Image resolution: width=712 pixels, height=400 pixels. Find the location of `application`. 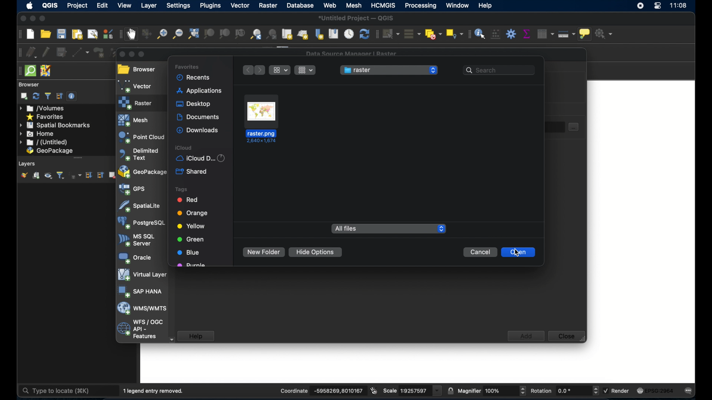

application is located at coordinates (200, 90).